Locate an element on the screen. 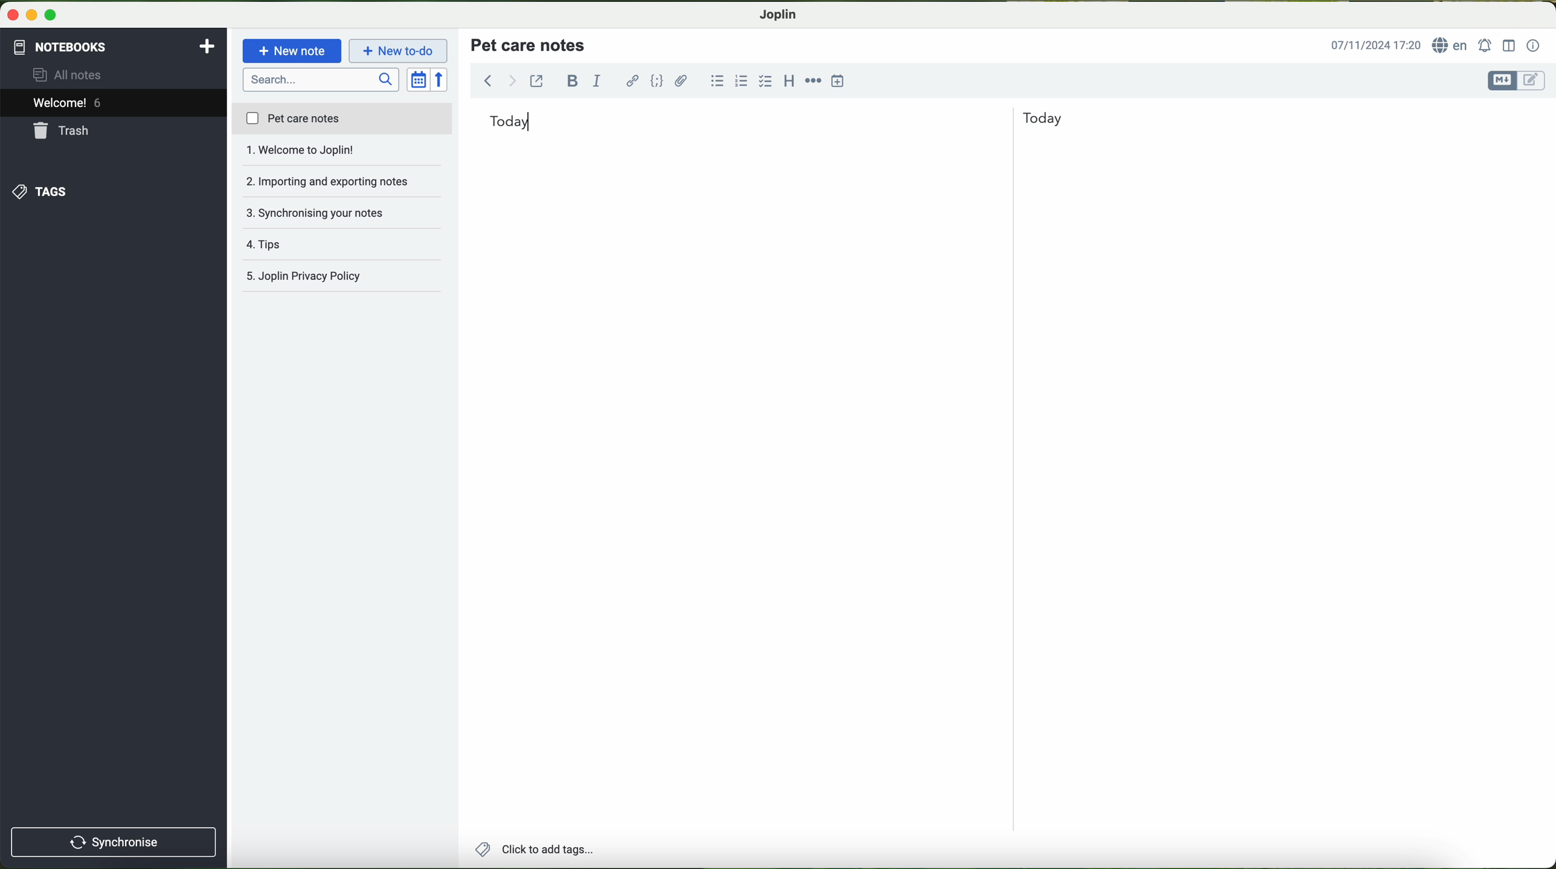 This screenshot has height=869, width=1556. add is located at coordinates (207, 45).